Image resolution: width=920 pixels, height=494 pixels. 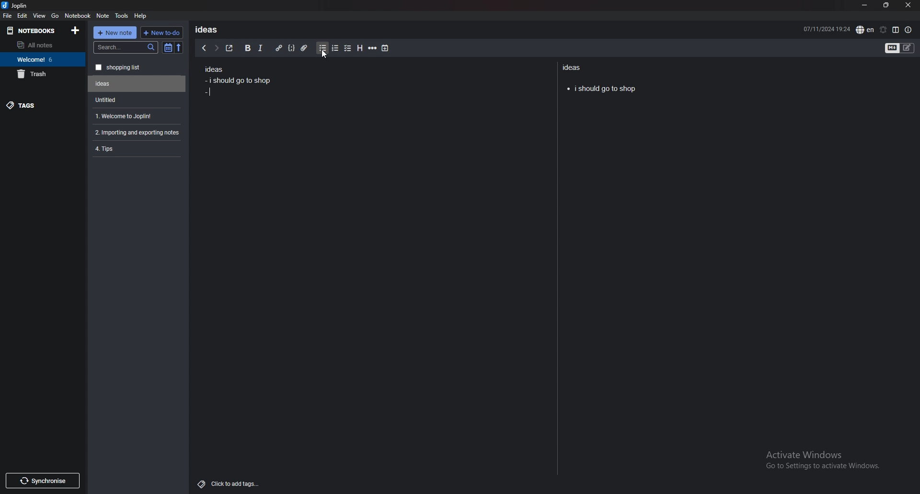 I want to click on ideas, so click(x=210, y=29).